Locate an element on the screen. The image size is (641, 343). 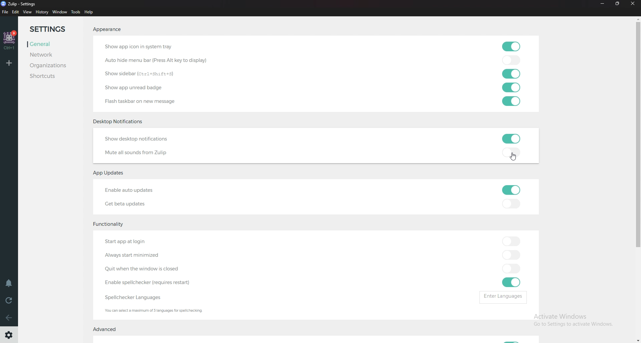
quit when window is closed is located at coordinates (156, 269).